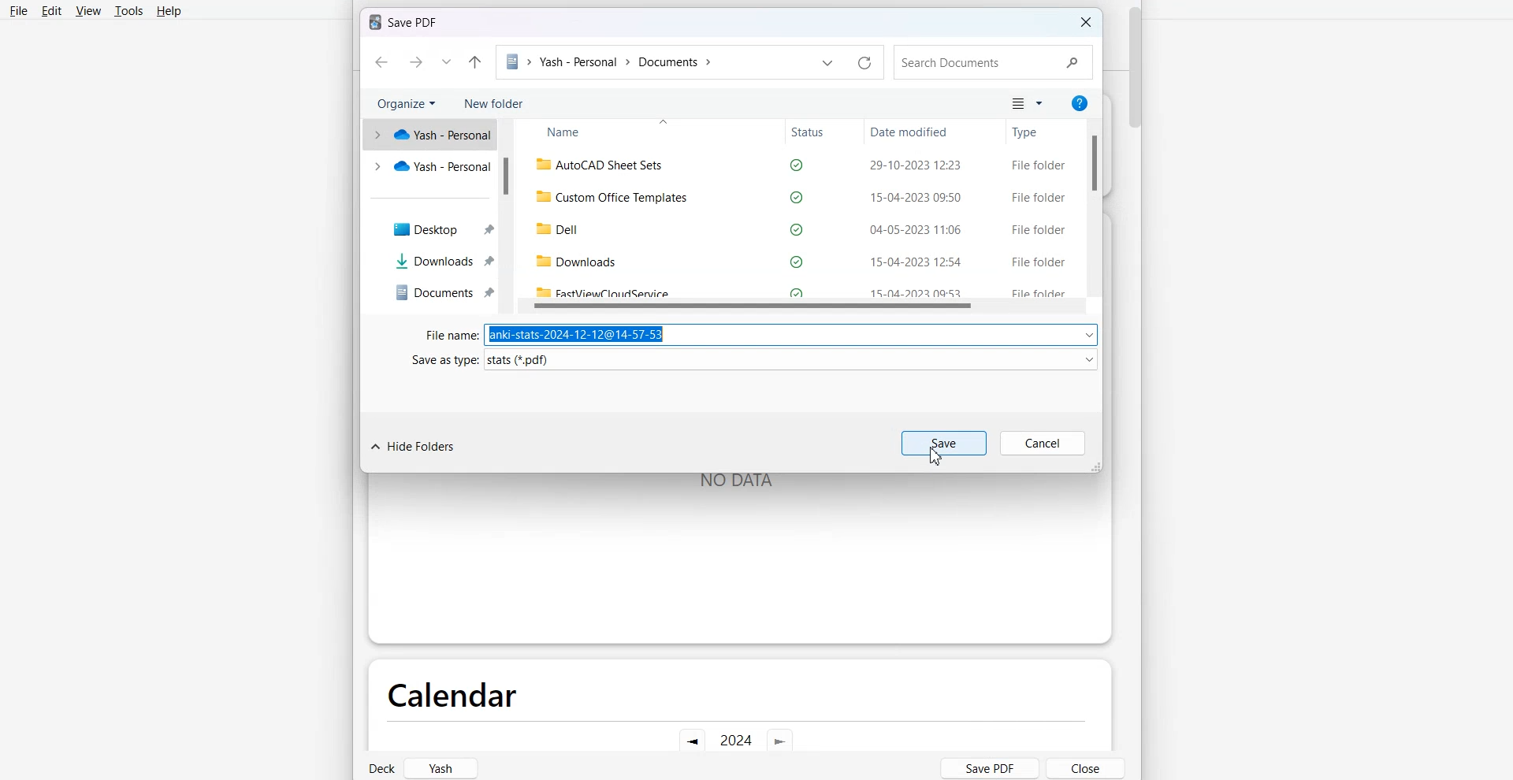  I want to click on Save , so click(942, 444).